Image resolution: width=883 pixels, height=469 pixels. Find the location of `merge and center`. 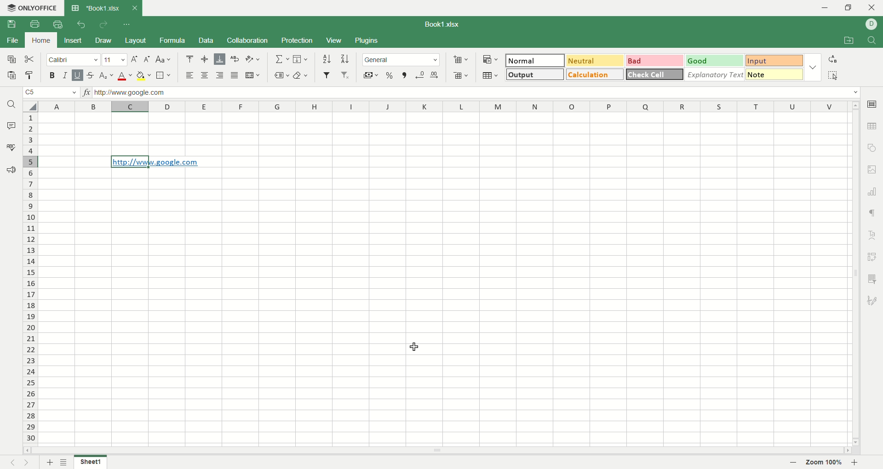

merge and center is located at coordinates (253, 75).